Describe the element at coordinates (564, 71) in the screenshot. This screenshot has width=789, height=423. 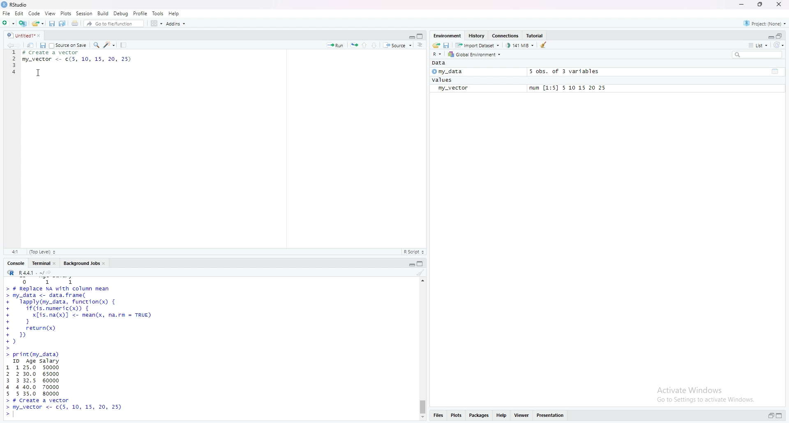
I see `5 obs. of 3 variables` at that location.